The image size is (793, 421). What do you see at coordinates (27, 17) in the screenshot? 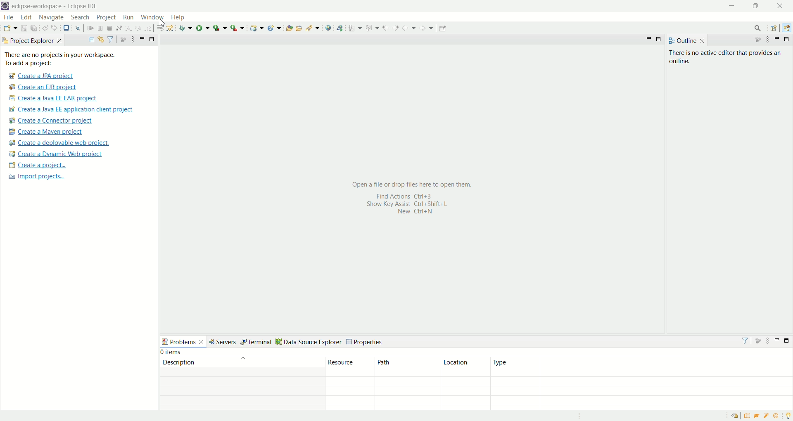
I see `edit` at bounding box center [27, 17].